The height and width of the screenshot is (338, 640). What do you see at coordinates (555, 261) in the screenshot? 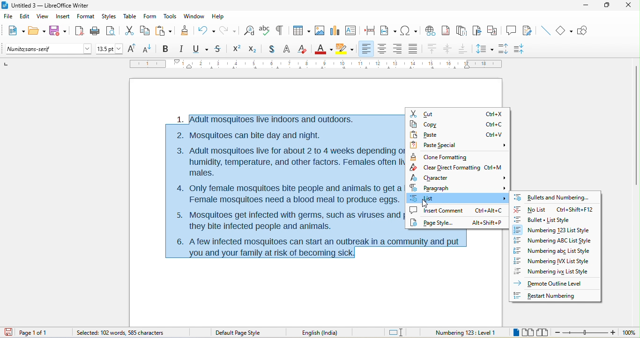
I see `numbering ivx list style` at bounding box center [555, 261].